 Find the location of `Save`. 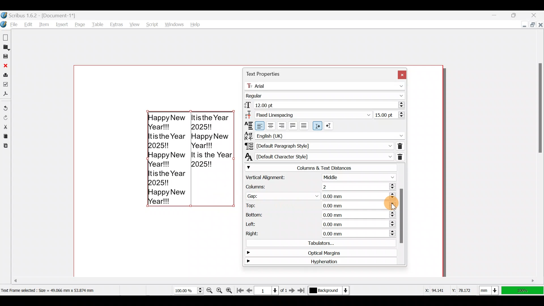

Save is located at coordinates (6, 57).